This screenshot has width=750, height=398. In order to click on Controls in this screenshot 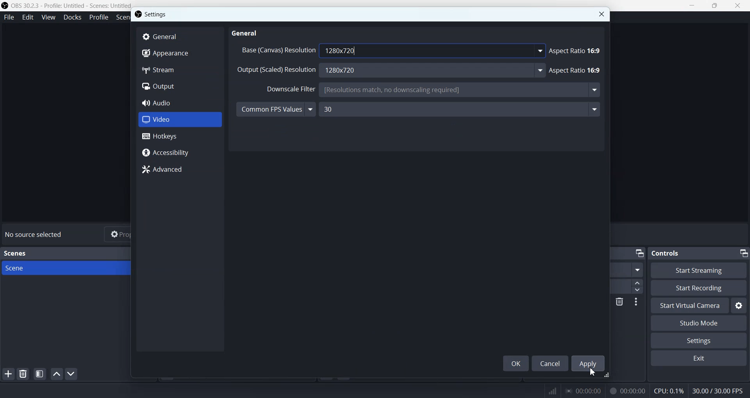, I will do `click(669, 253)`.